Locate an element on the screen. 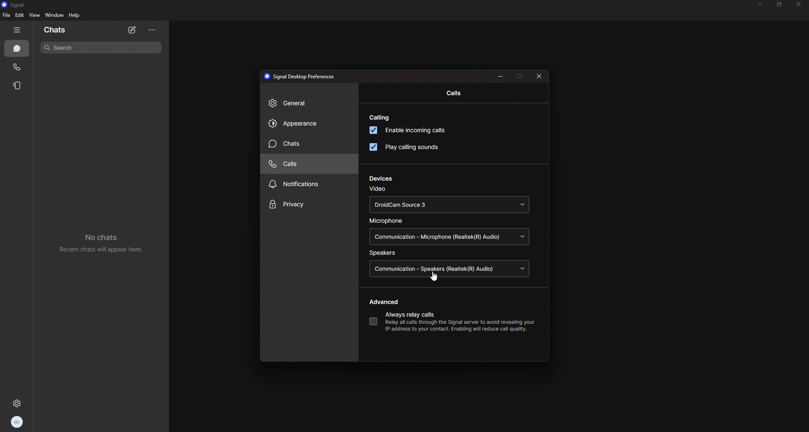  minimize is located at coordinates (501, 77).